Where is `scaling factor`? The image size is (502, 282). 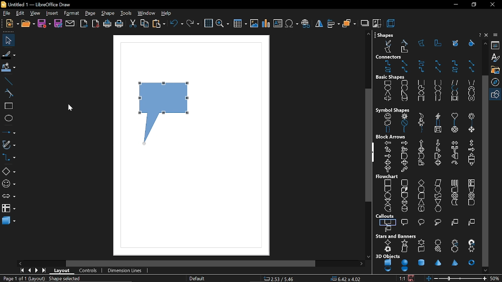
scaling factor is located at coordinates (401, 278).